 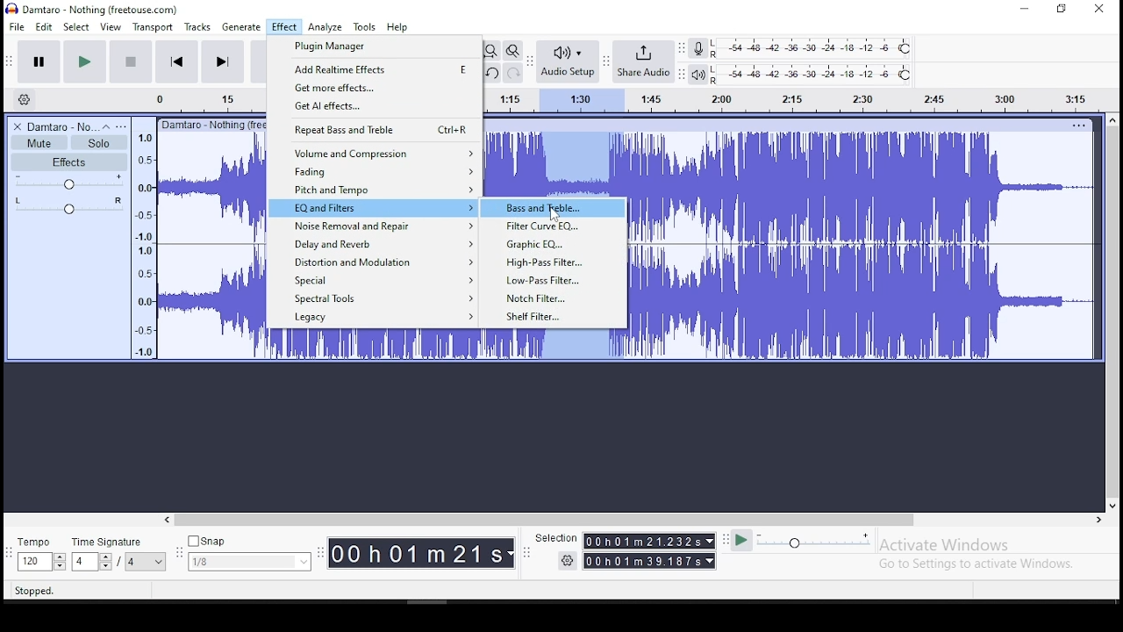 What do you see at coordinates (178, 552) in the screenshot?
I see `` at bounding box center [178, 552].